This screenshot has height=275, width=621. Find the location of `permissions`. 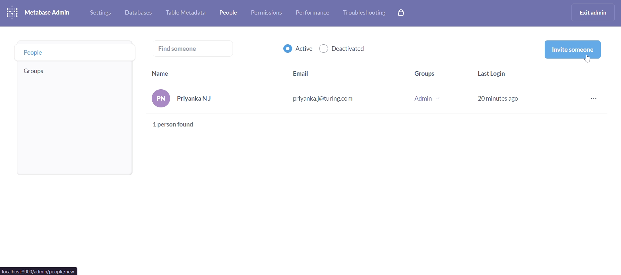

permissions is located at coordinates (267, 13).